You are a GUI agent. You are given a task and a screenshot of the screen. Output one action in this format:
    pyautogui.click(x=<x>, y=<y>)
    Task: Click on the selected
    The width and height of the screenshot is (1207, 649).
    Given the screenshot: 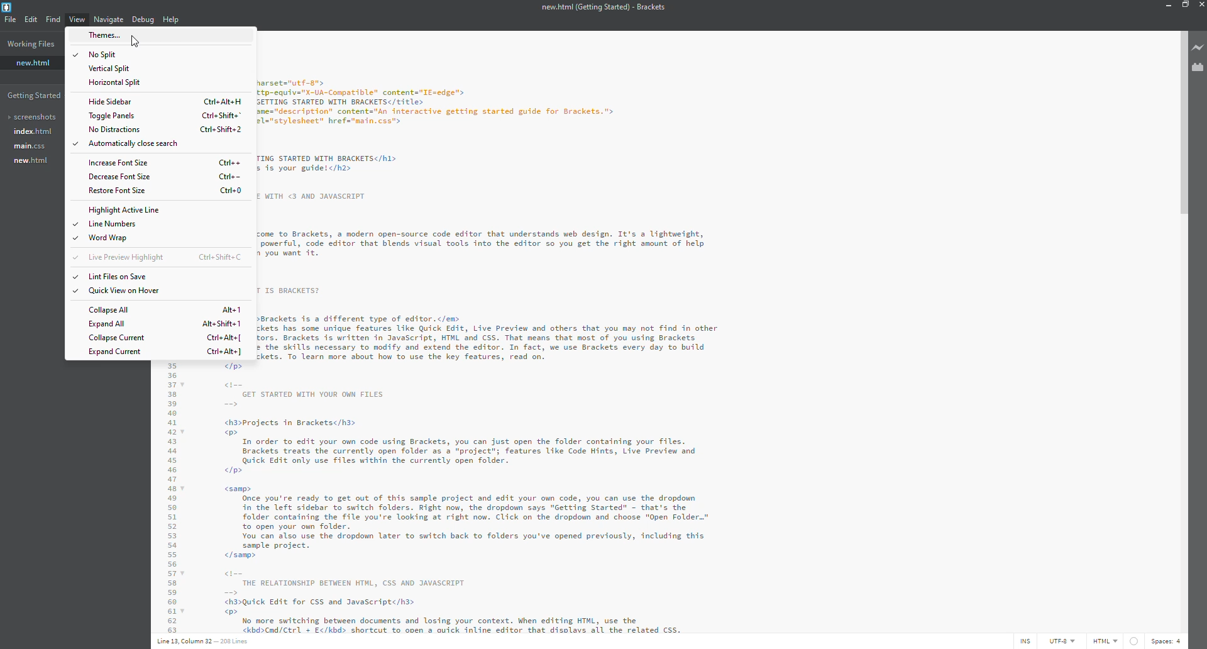 What is the action you would take?
    pyautogui.click(x=74, y=223)
    